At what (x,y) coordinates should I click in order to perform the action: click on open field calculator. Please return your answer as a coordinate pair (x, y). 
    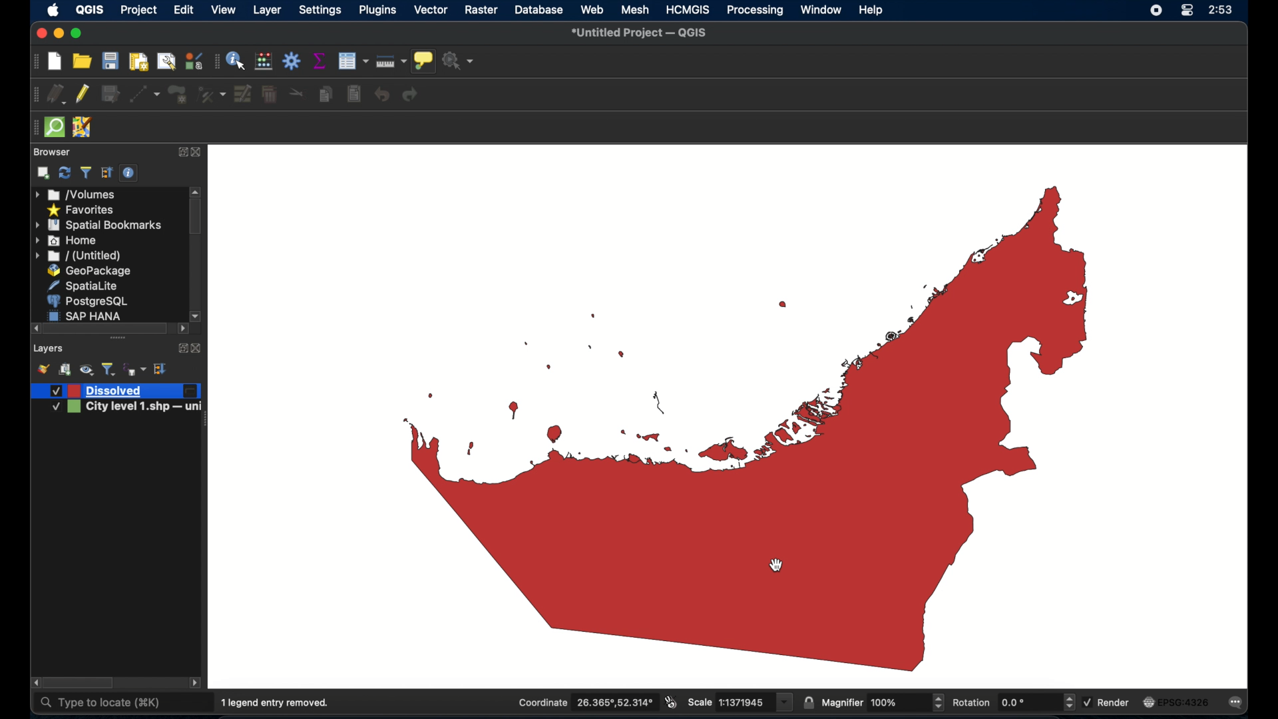
    Looking at the image, I should click on (264, 61).